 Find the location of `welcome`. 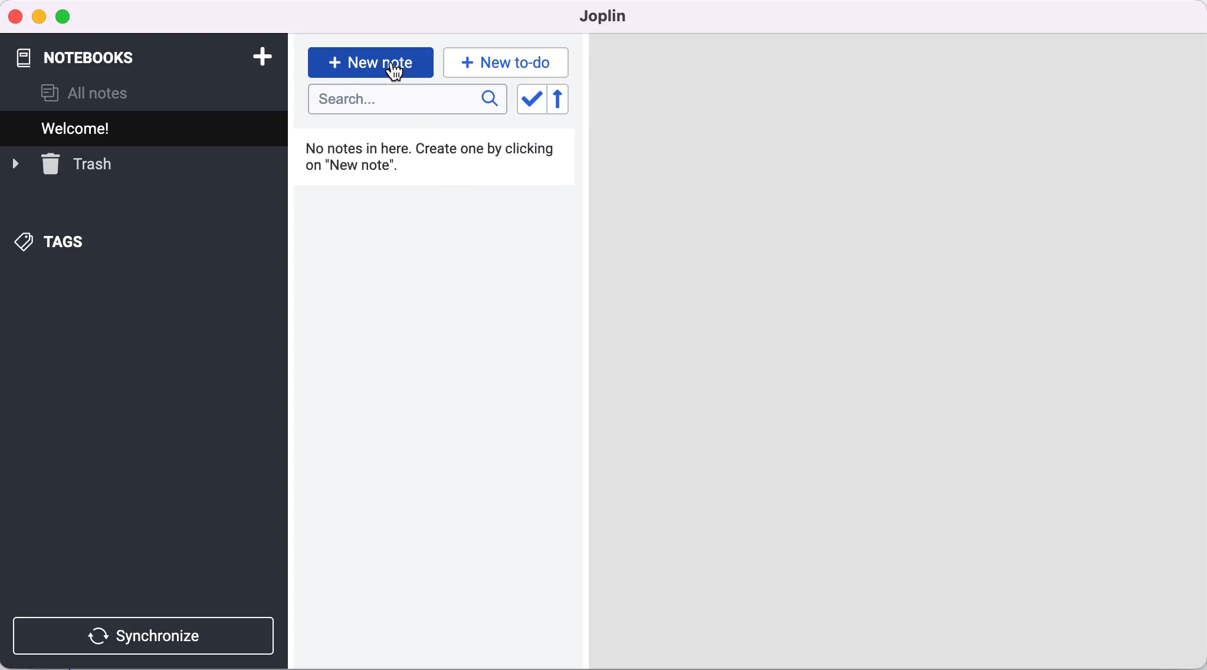

welcome is located at coordinates (100, 128).